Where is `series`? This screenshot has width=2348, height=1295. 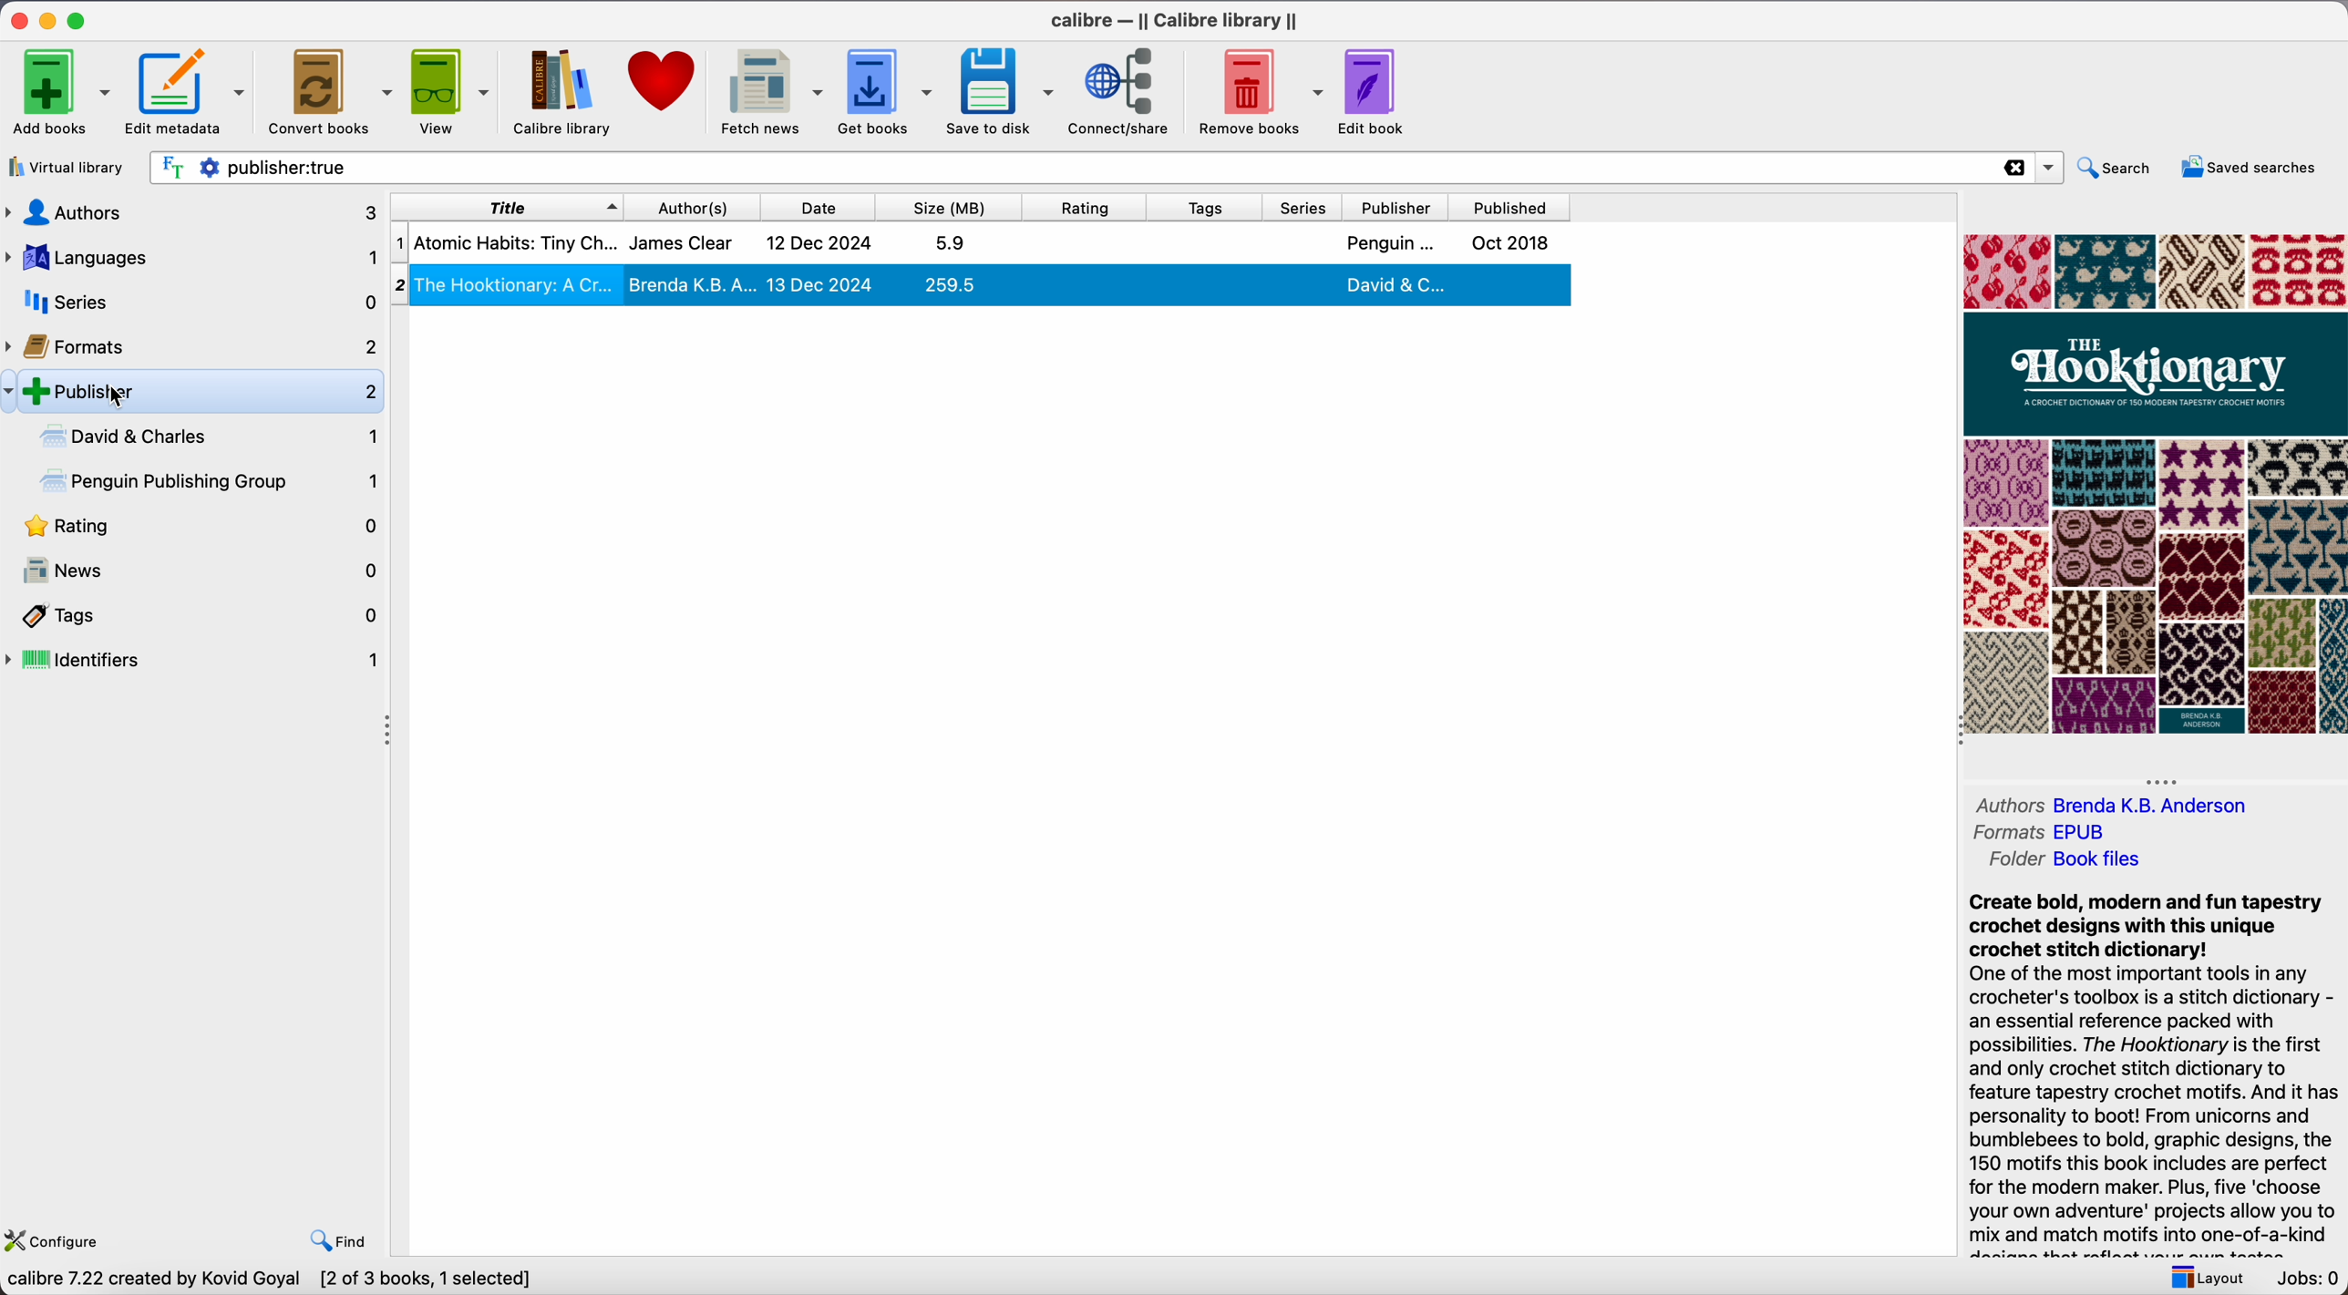 series is located at coordinates (191, 302).